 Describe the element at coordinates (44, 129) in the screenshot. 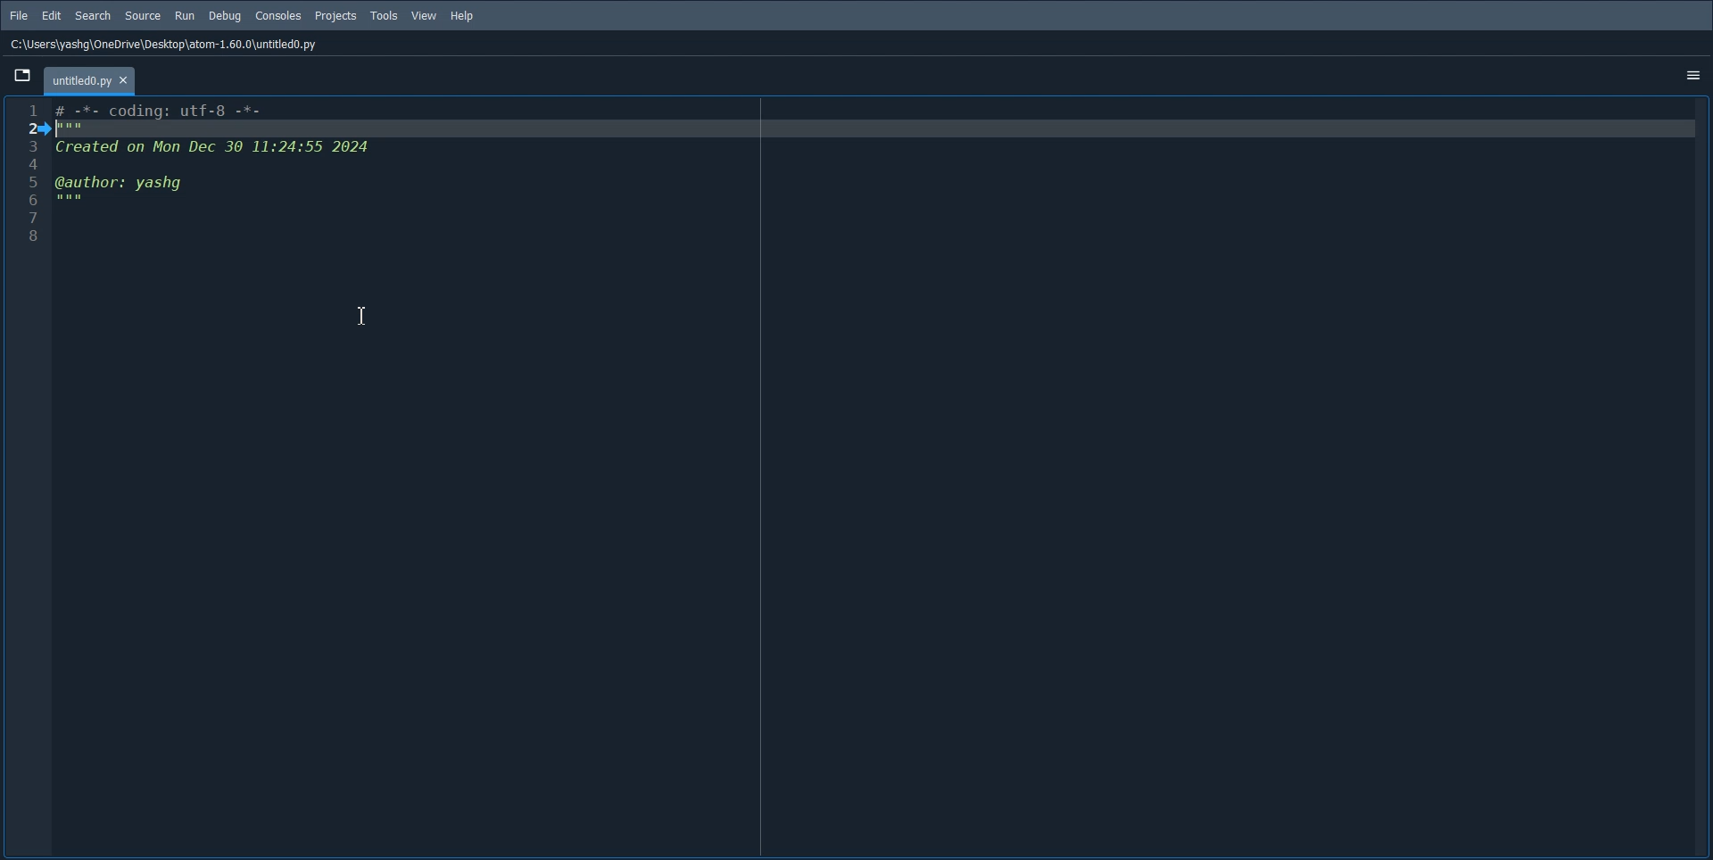

I see `Debugger arrow` at that location.